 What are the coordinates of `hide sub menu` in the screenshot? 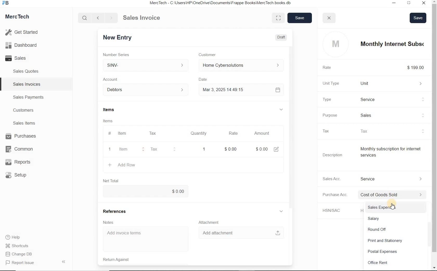 It's located at (284, 110).